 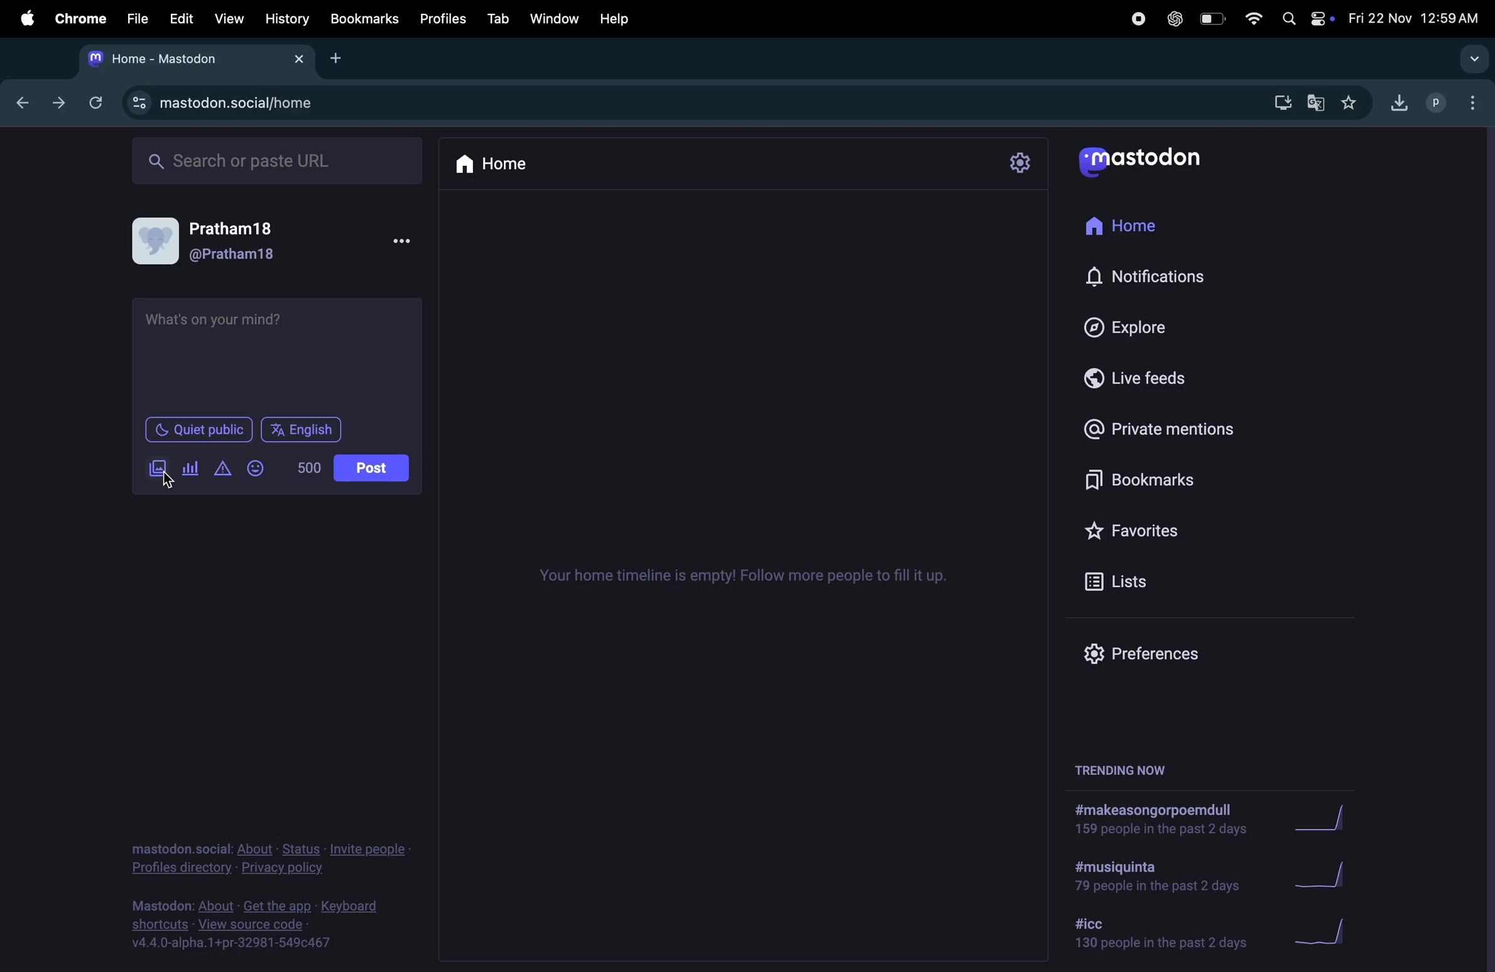 What do you see at coordinates (156, 239) in the screenshot?
I see `display picture` at bounding box center [156, 239].